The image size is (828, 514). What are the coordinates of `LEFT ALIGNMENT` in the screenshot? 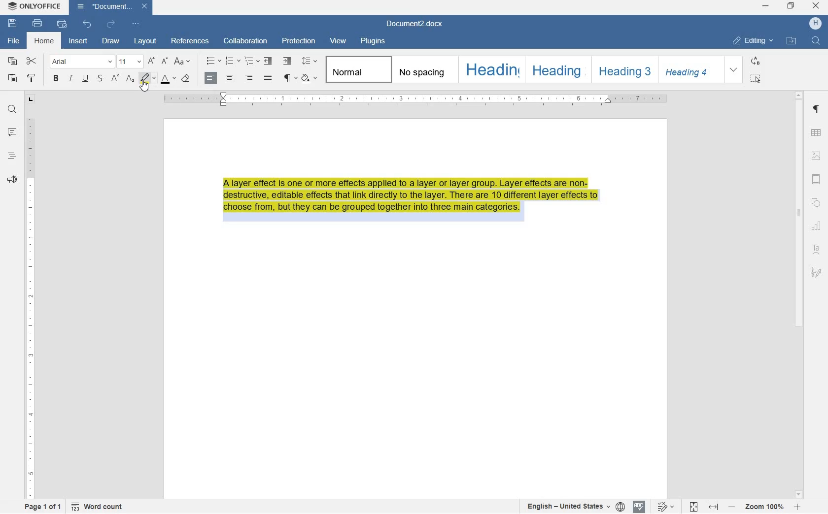 It's located at (211, 78).